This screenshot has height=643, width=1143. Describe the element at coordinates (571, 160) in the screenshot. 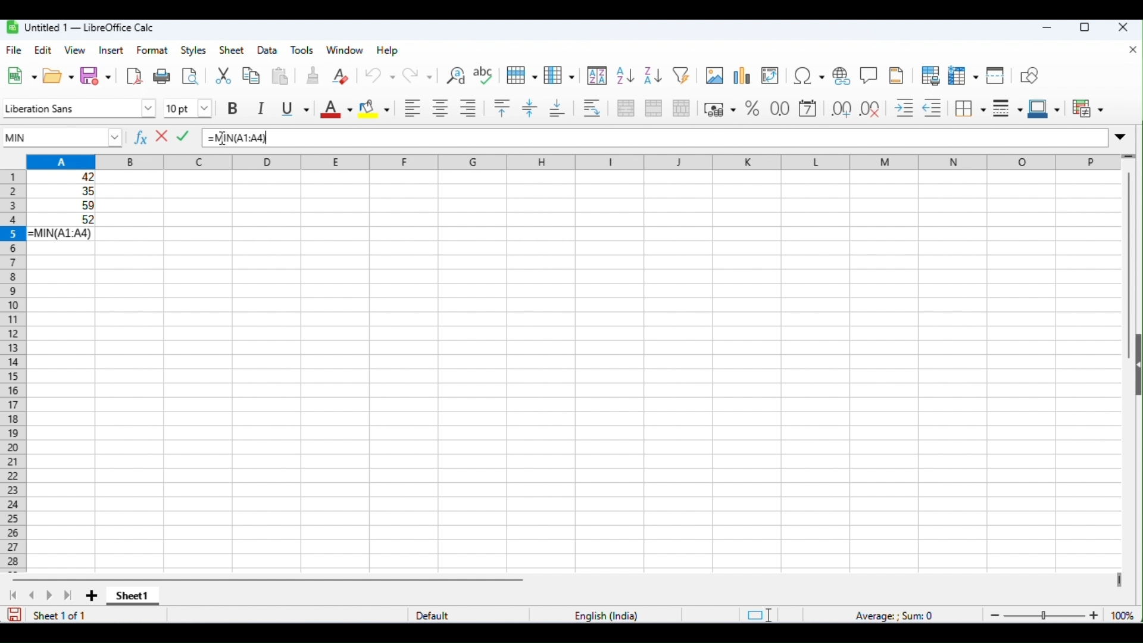

I see `column headings` at that location.